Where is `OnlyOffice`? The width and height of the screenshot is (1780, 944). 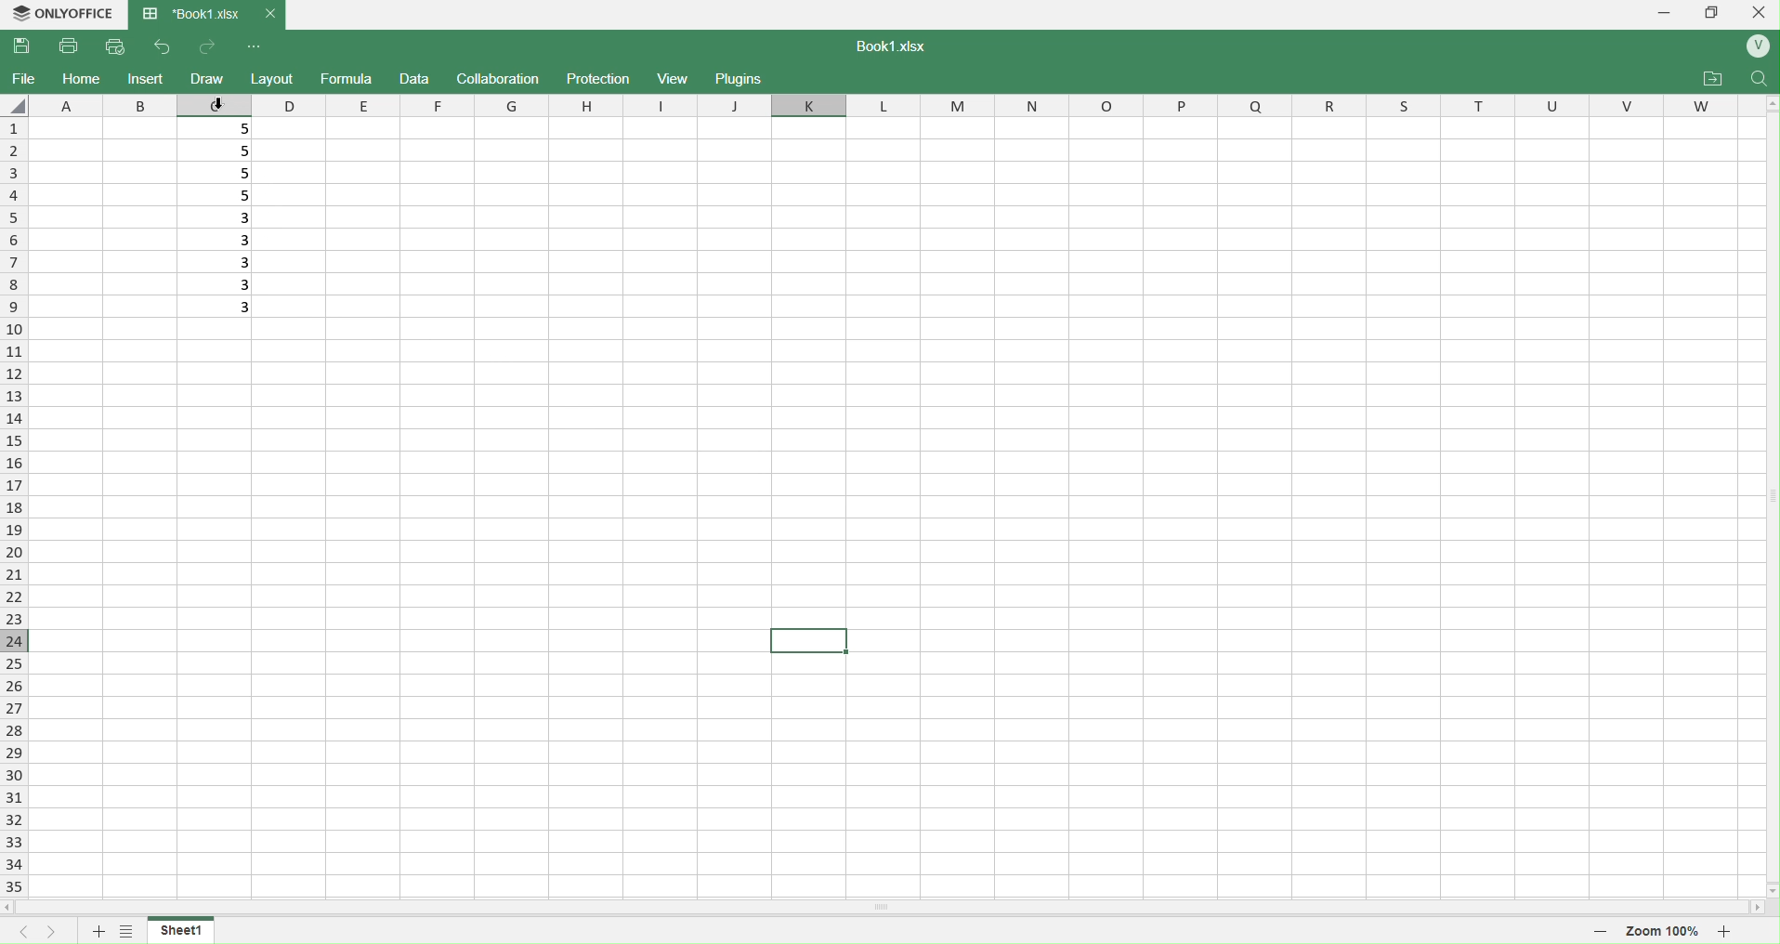
OnlyOffice is located at coordinates (61, 14).